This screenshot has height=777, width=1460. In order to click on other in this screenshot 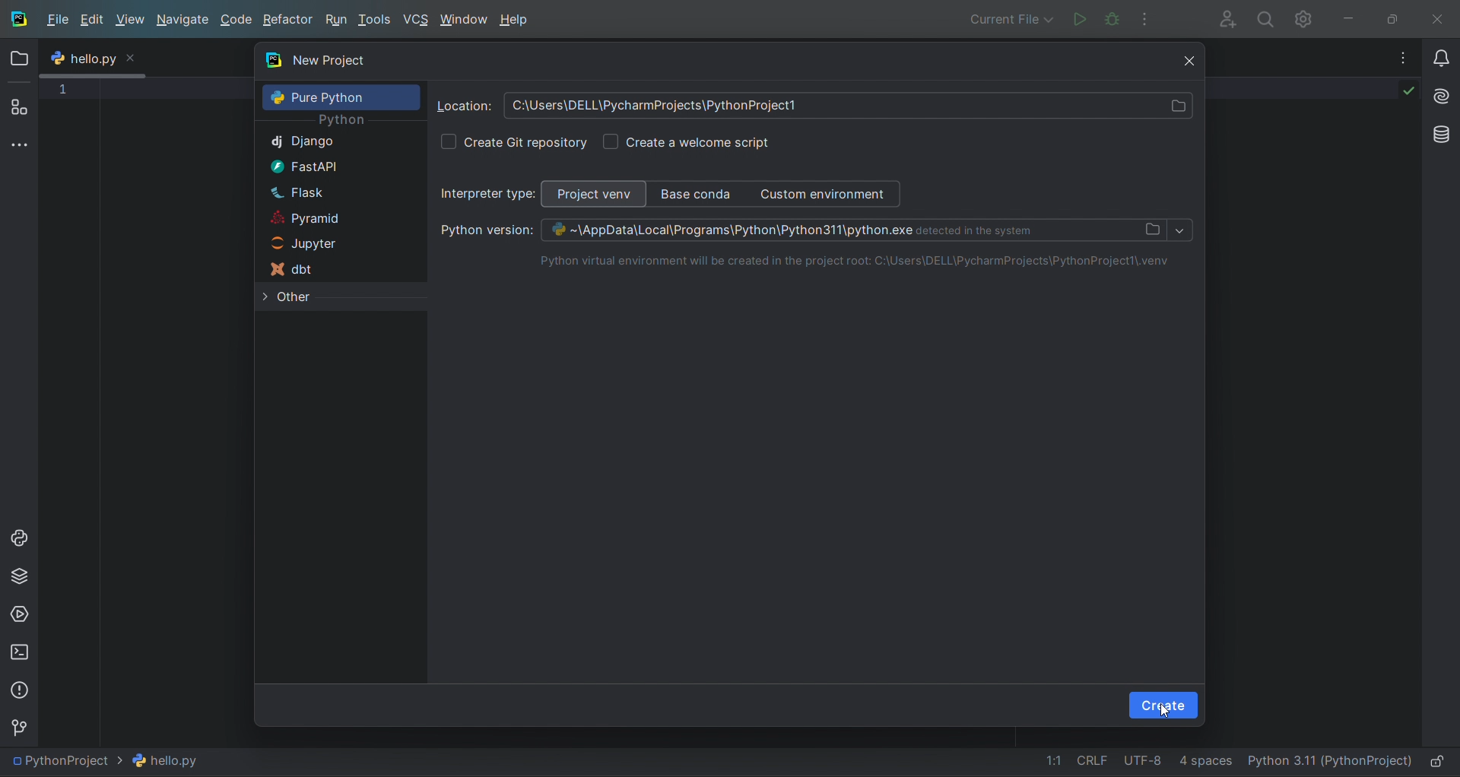, I will do `click(338, 297)`.